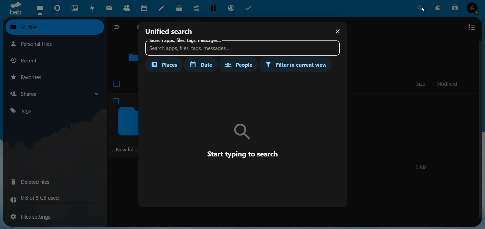 The image size is (485, 229). I want to click on places, so click(165, 65).